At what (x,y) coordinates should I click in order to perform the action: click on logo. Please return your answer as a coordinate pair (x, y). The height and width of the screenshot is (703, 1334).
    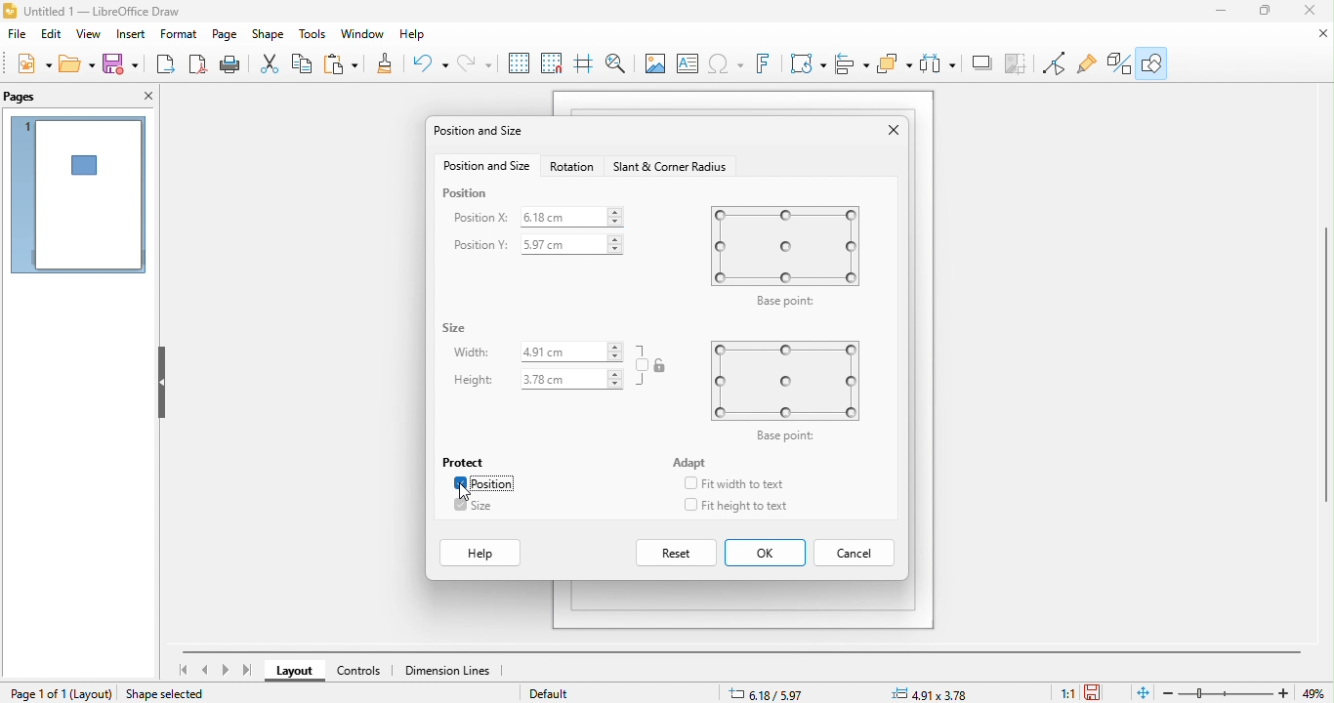
    Looking at the image, I should click on (11, 11).